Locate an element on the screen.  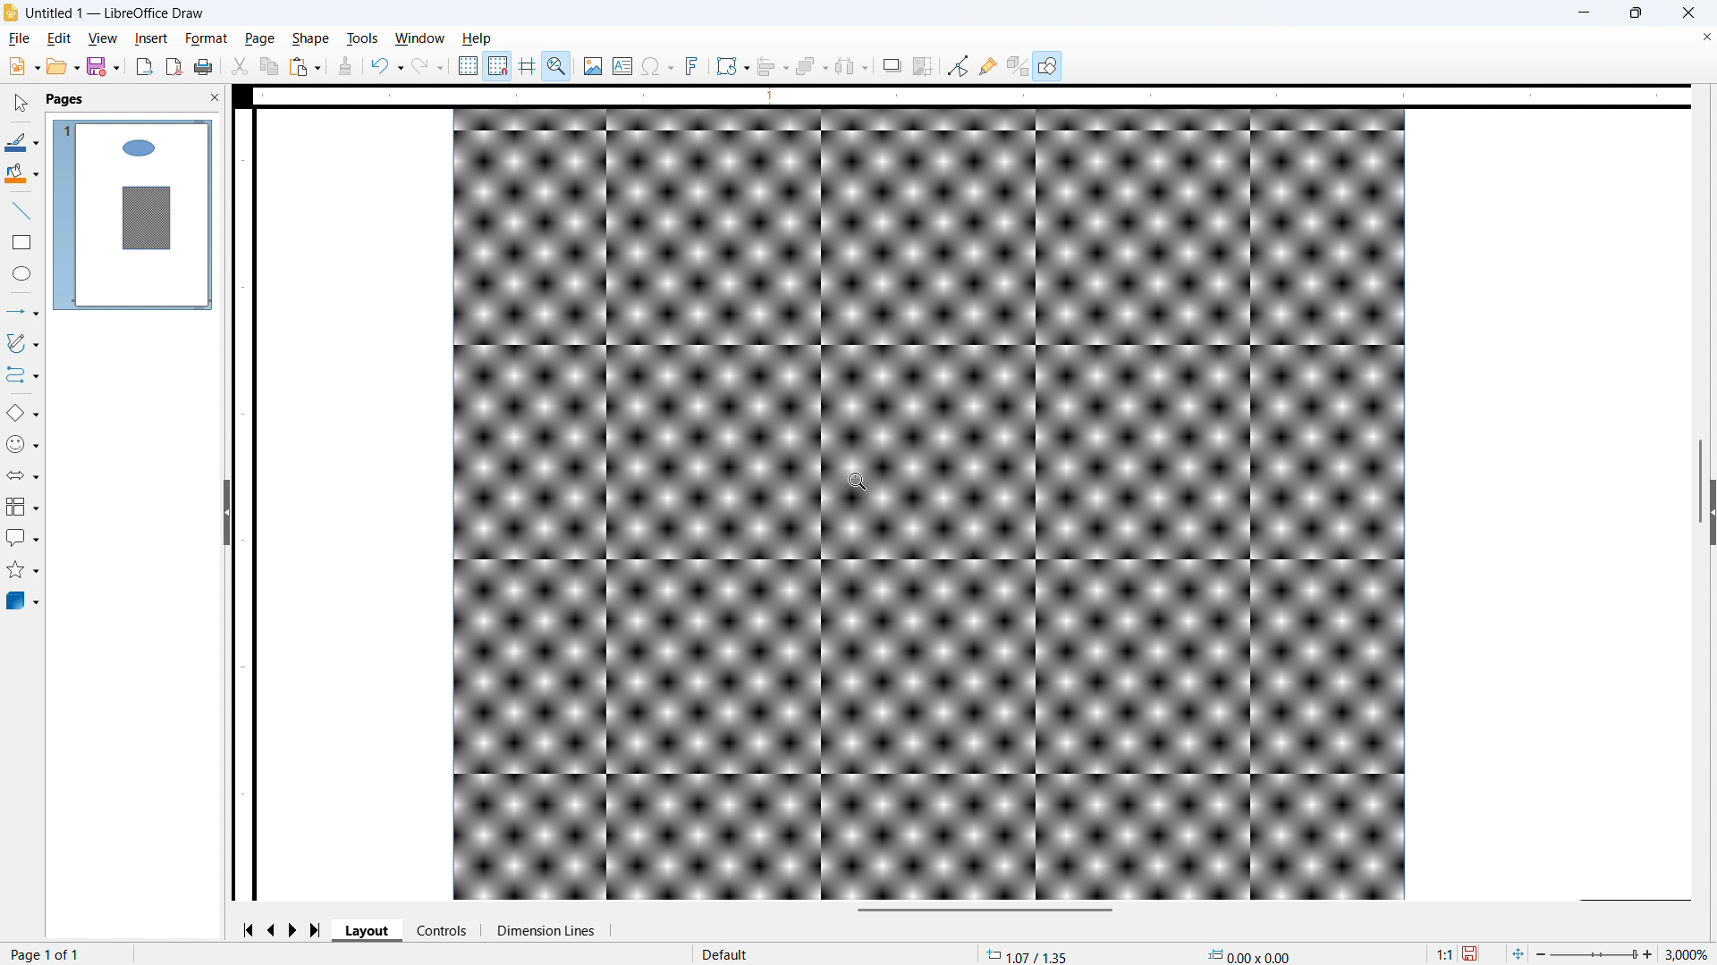
Fit to page  is located at coordinates (1518, 953).